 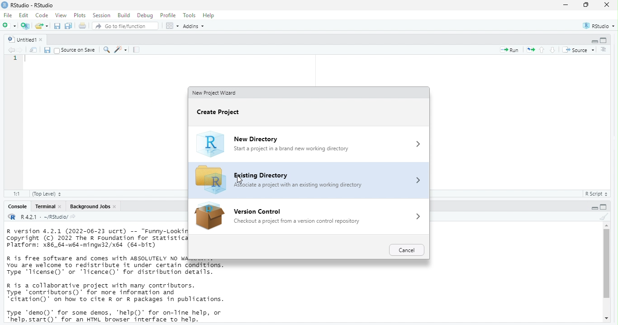 What do you see at coordinates (607, 39) in the screenshot?
I see `maximize` at bounding box center [607, 39].